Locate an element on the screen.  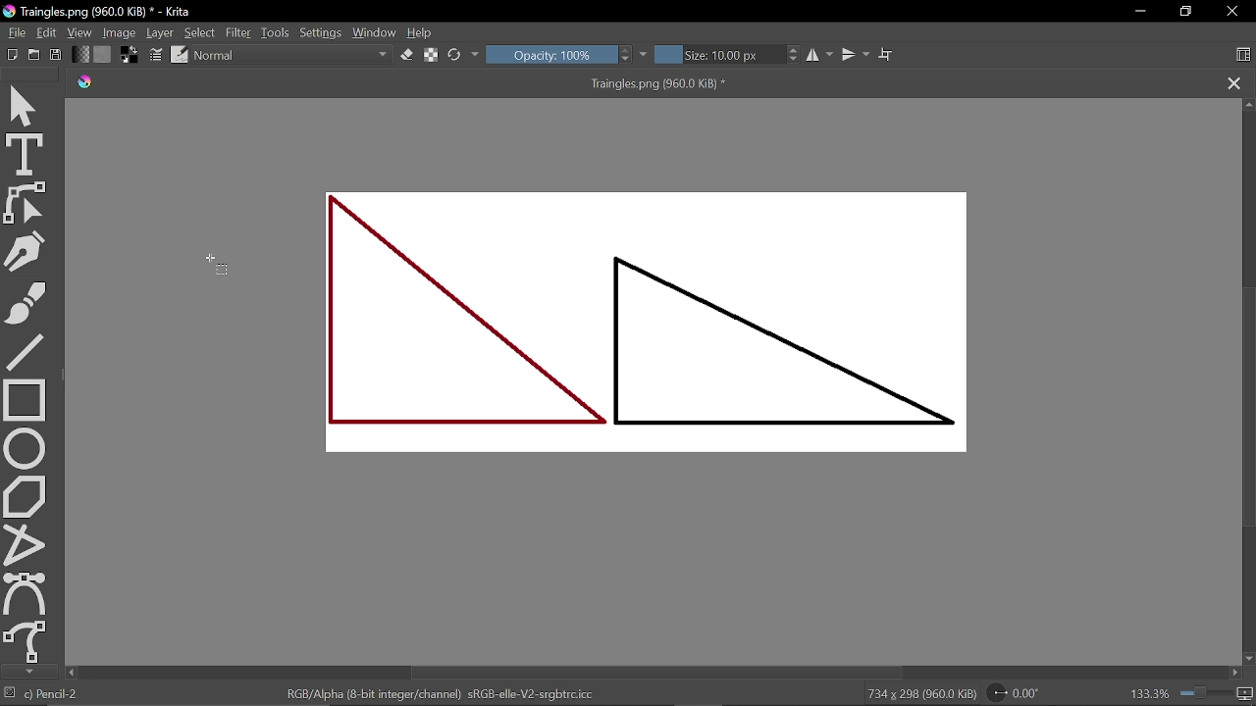
Vertical scrollbar is located at coordinates (1248, 412).